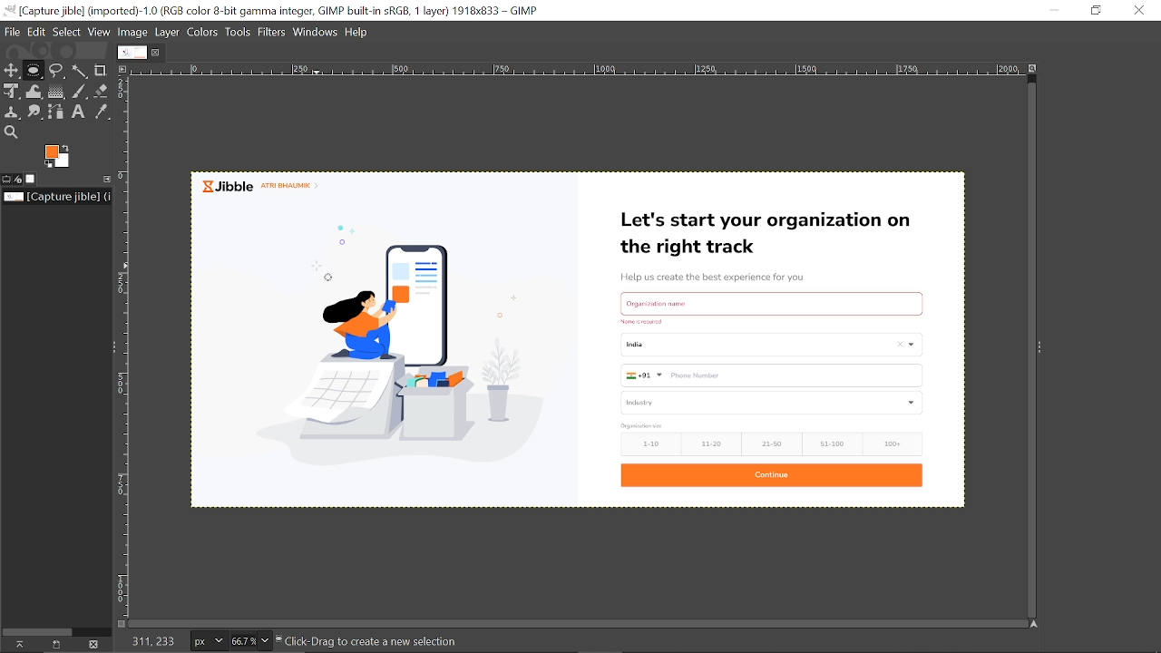  I want to click on Zoom image when window size change, so click(1030, 69).